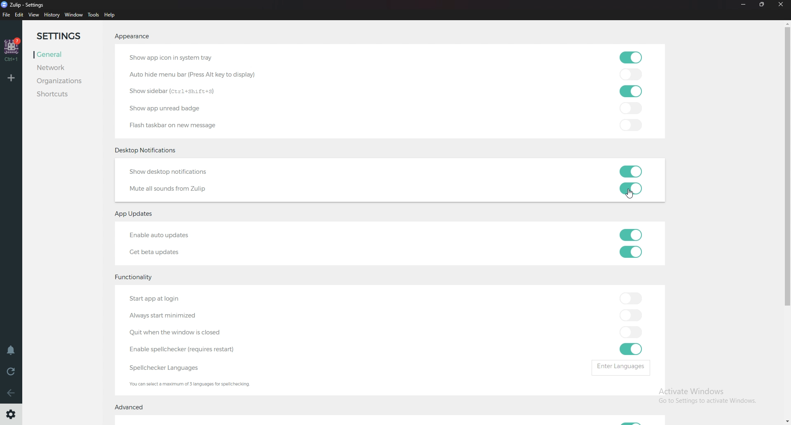 The image size is (791, 425). I want to click on toggle, so click(632, 57).